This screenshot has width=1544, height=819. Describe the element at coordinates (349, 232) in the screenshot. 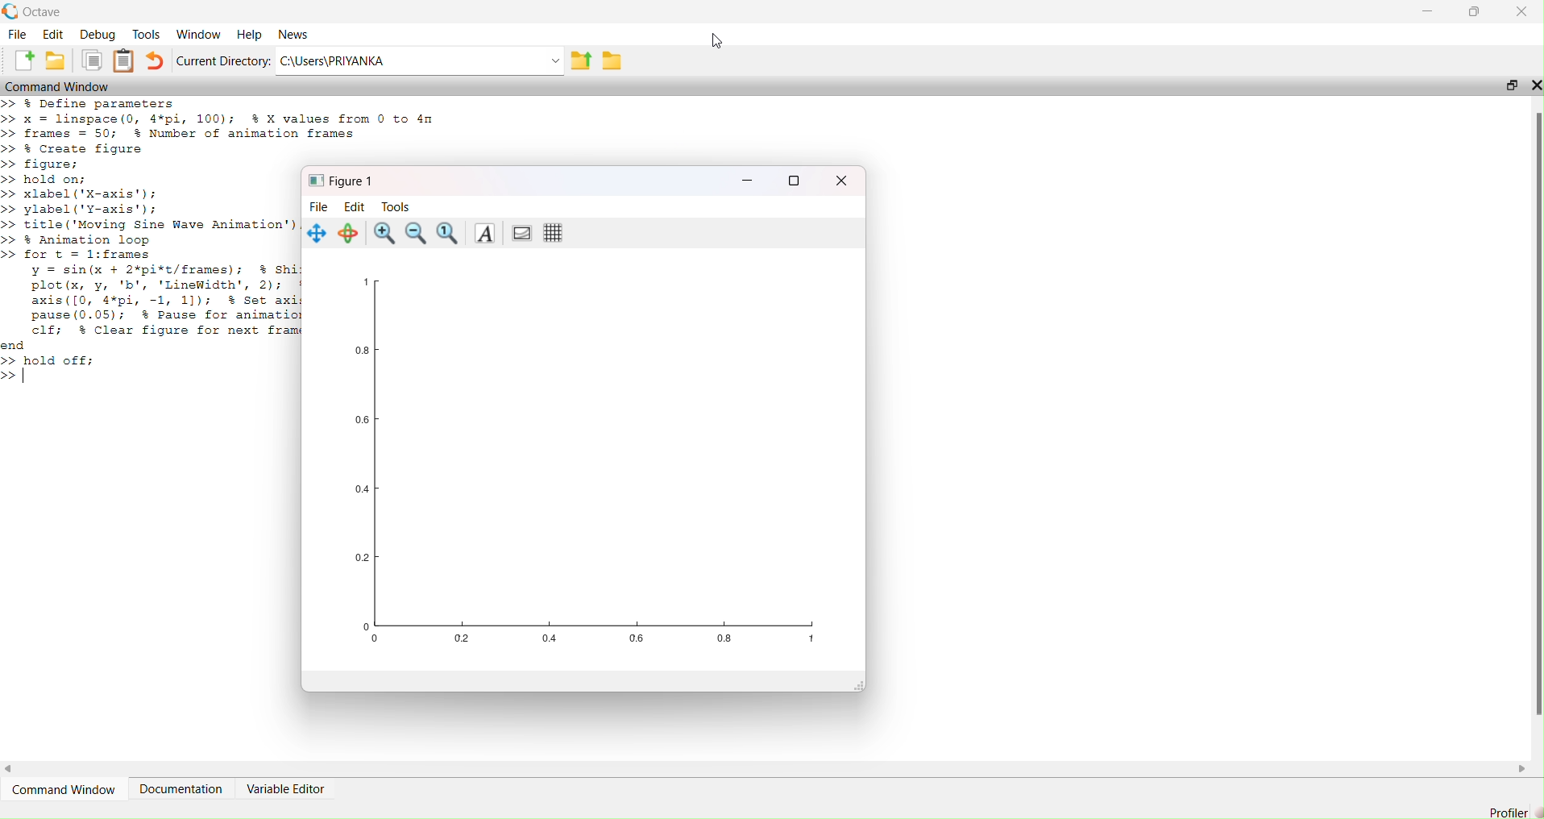

I see `rotate` at that location.